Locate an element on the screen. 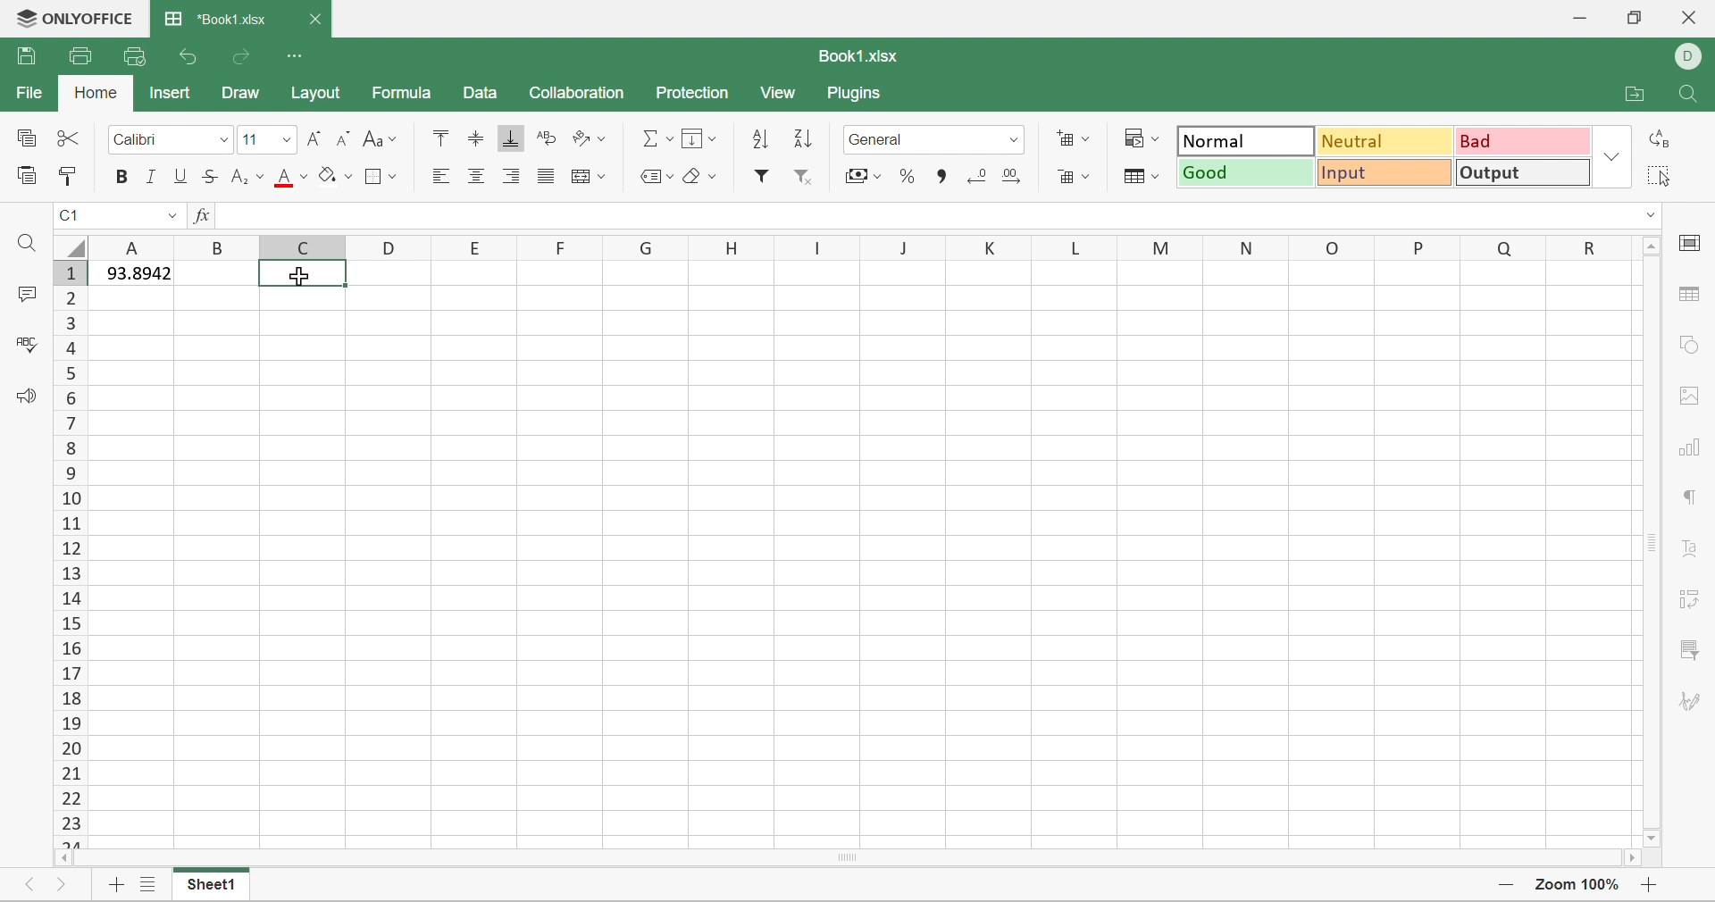 This screenshot has width=1715, height=902. Cut is located at coordinates (65, 138).